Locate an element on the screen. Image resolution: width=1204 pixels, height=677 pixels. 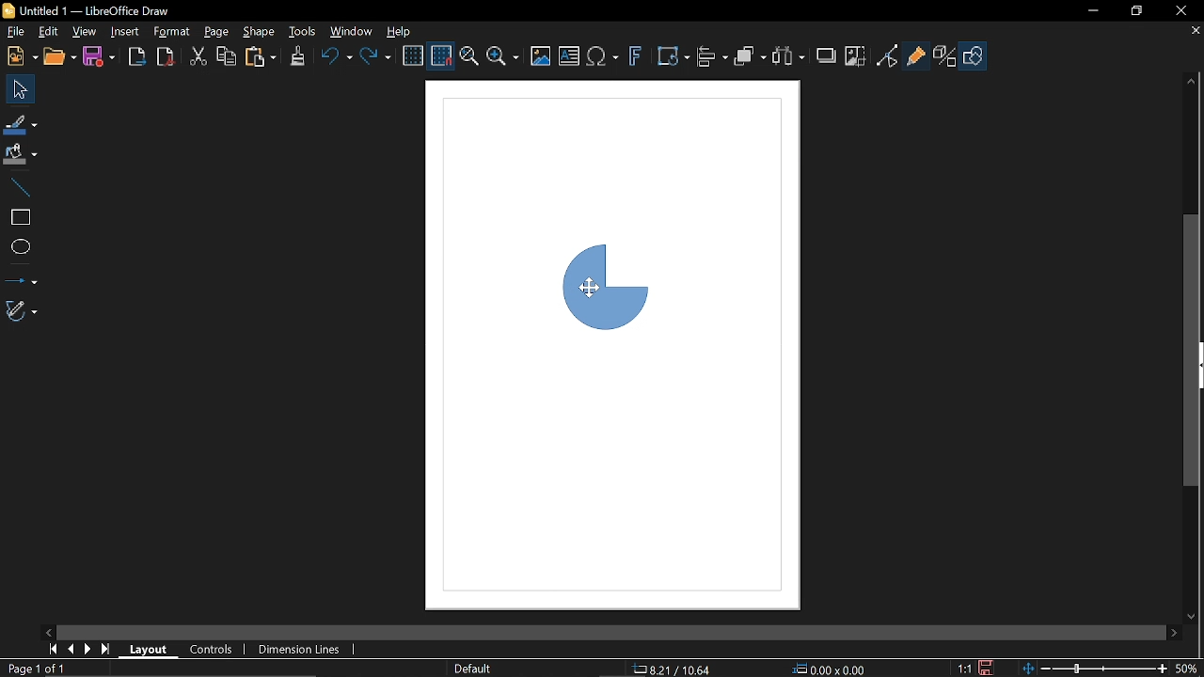
Close tab is located at coordinates (1195, 32).